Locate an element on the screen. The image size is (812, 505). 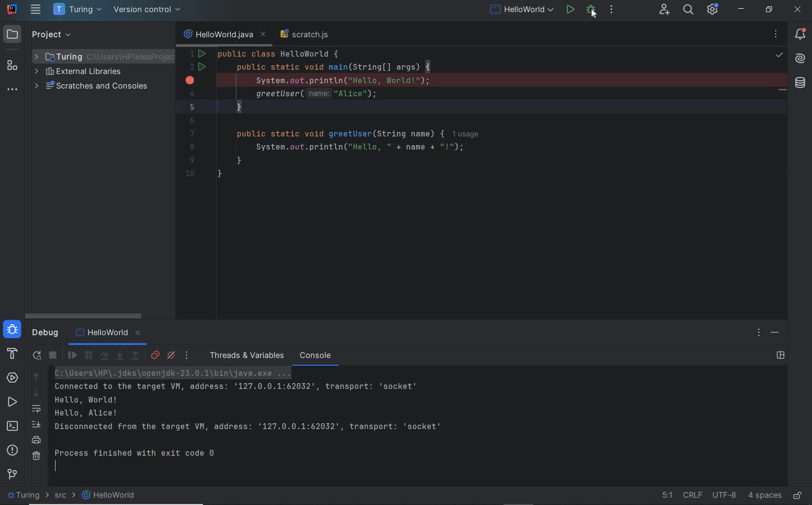
HelloWorld is located at coordinates (110, 334).